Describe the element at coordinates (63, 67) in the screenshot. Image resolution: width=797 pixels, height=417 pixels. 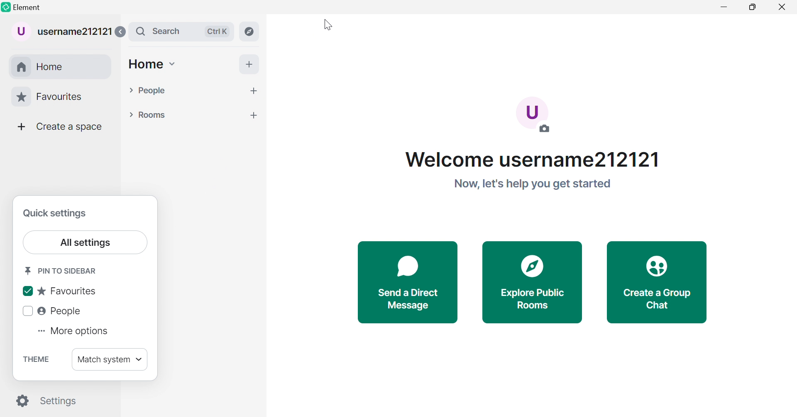
I see `Home` at that location.